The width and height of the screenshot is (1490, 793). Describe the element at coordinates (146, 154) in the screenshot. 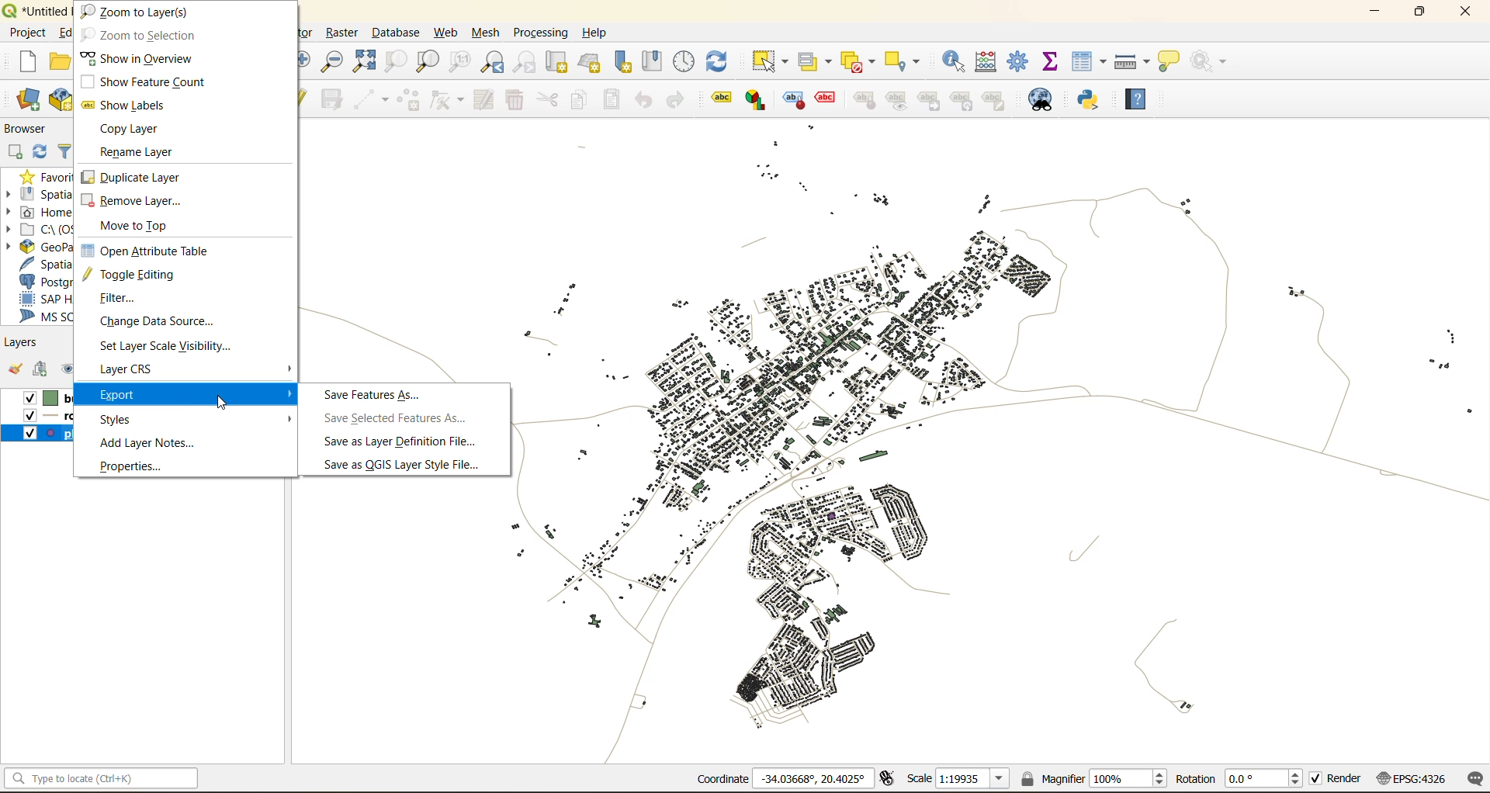

I see `rename layer` at that location.